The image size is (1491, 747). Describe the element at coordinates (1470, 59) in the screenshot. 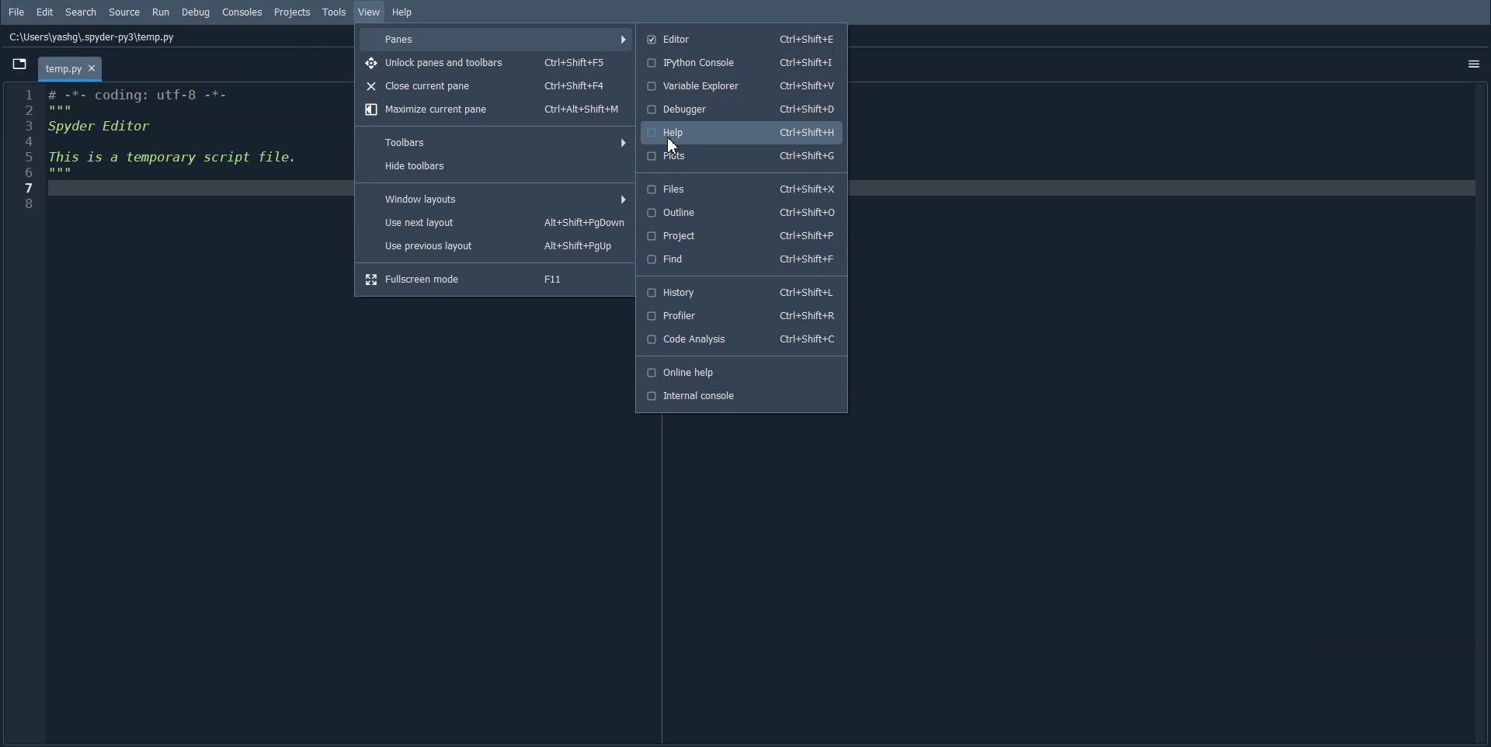

I see `options` at that location.